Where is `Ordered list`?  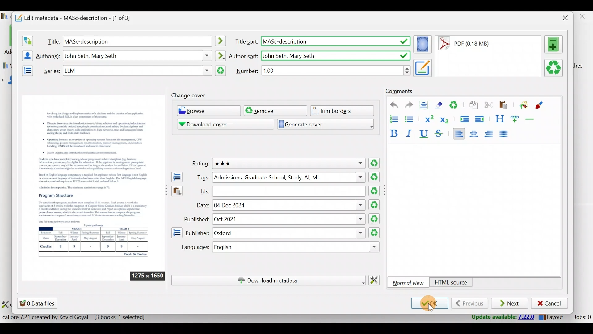 Ordered list is located at coordinates (392, 118).